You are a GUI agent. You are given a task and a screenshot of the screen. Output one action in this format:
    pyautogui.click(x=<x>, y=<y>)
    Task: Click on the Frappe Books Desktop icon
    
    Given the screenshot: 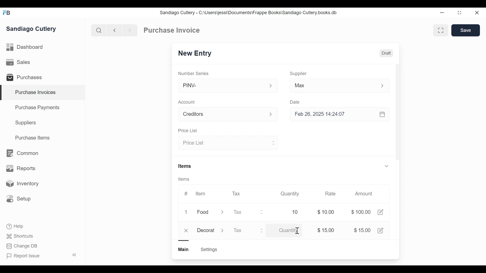 What is the action you would take?
    pyautogui.click(x=8, y=13)
    